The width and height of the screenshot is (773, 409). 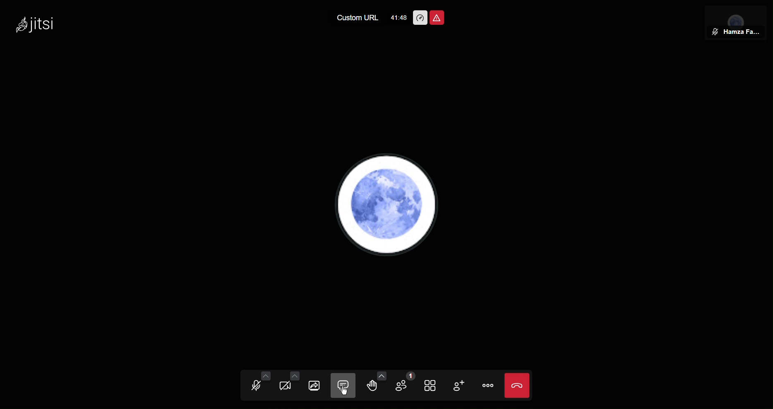 I want to click on Participants, so click(x=405, y=385).